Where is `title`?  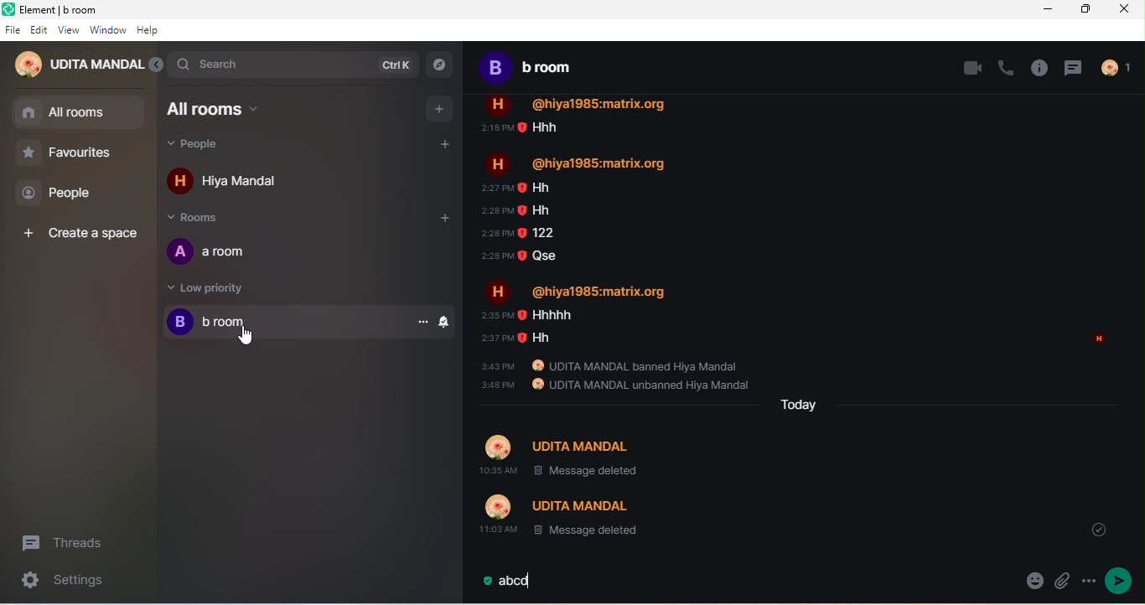 title is located at coordinates (84, 11).